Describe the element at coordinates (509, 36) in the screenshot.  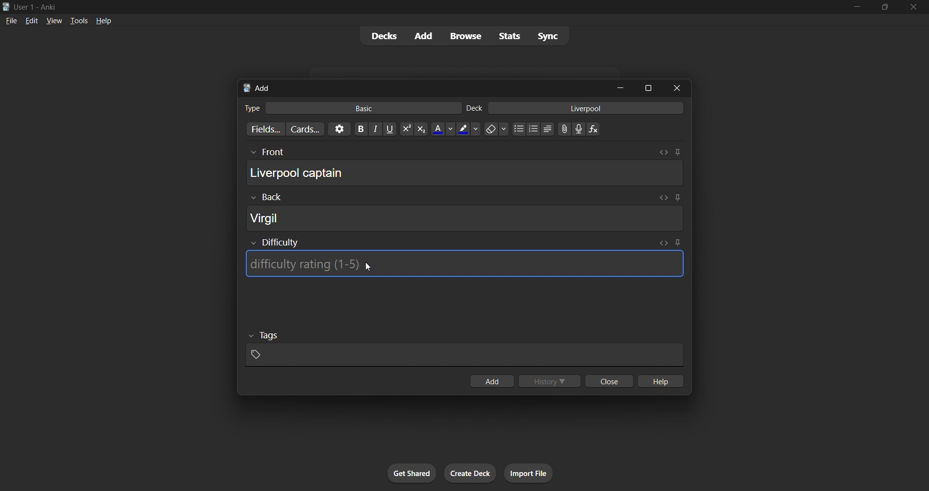
I see `stats` at that location.